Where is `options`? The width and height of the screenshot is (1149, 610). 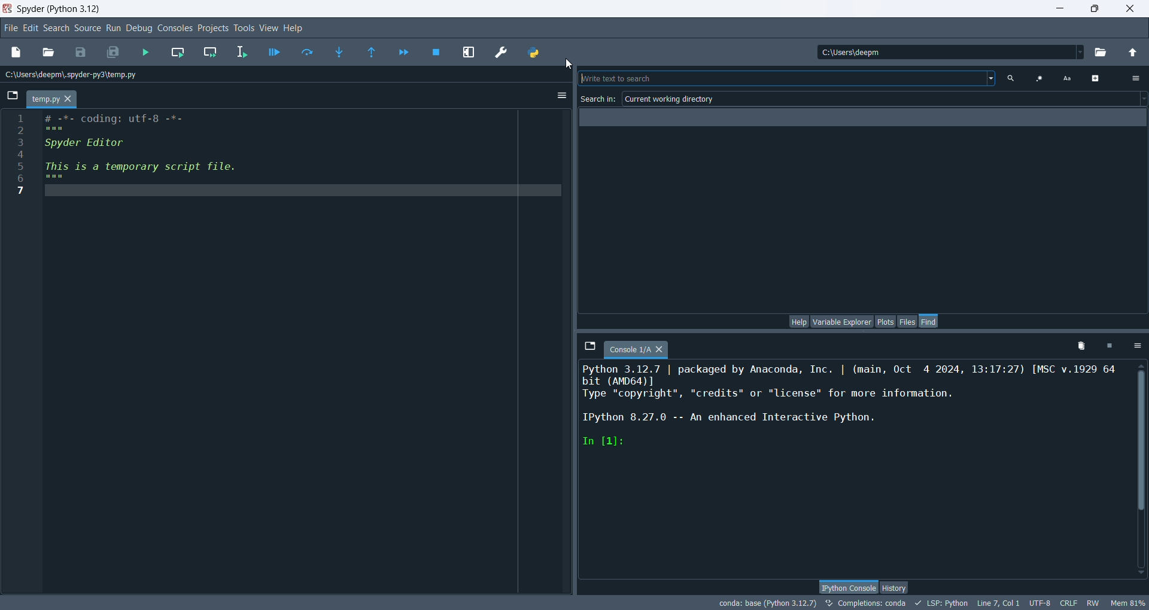 options is located at coordinates (560, 96).